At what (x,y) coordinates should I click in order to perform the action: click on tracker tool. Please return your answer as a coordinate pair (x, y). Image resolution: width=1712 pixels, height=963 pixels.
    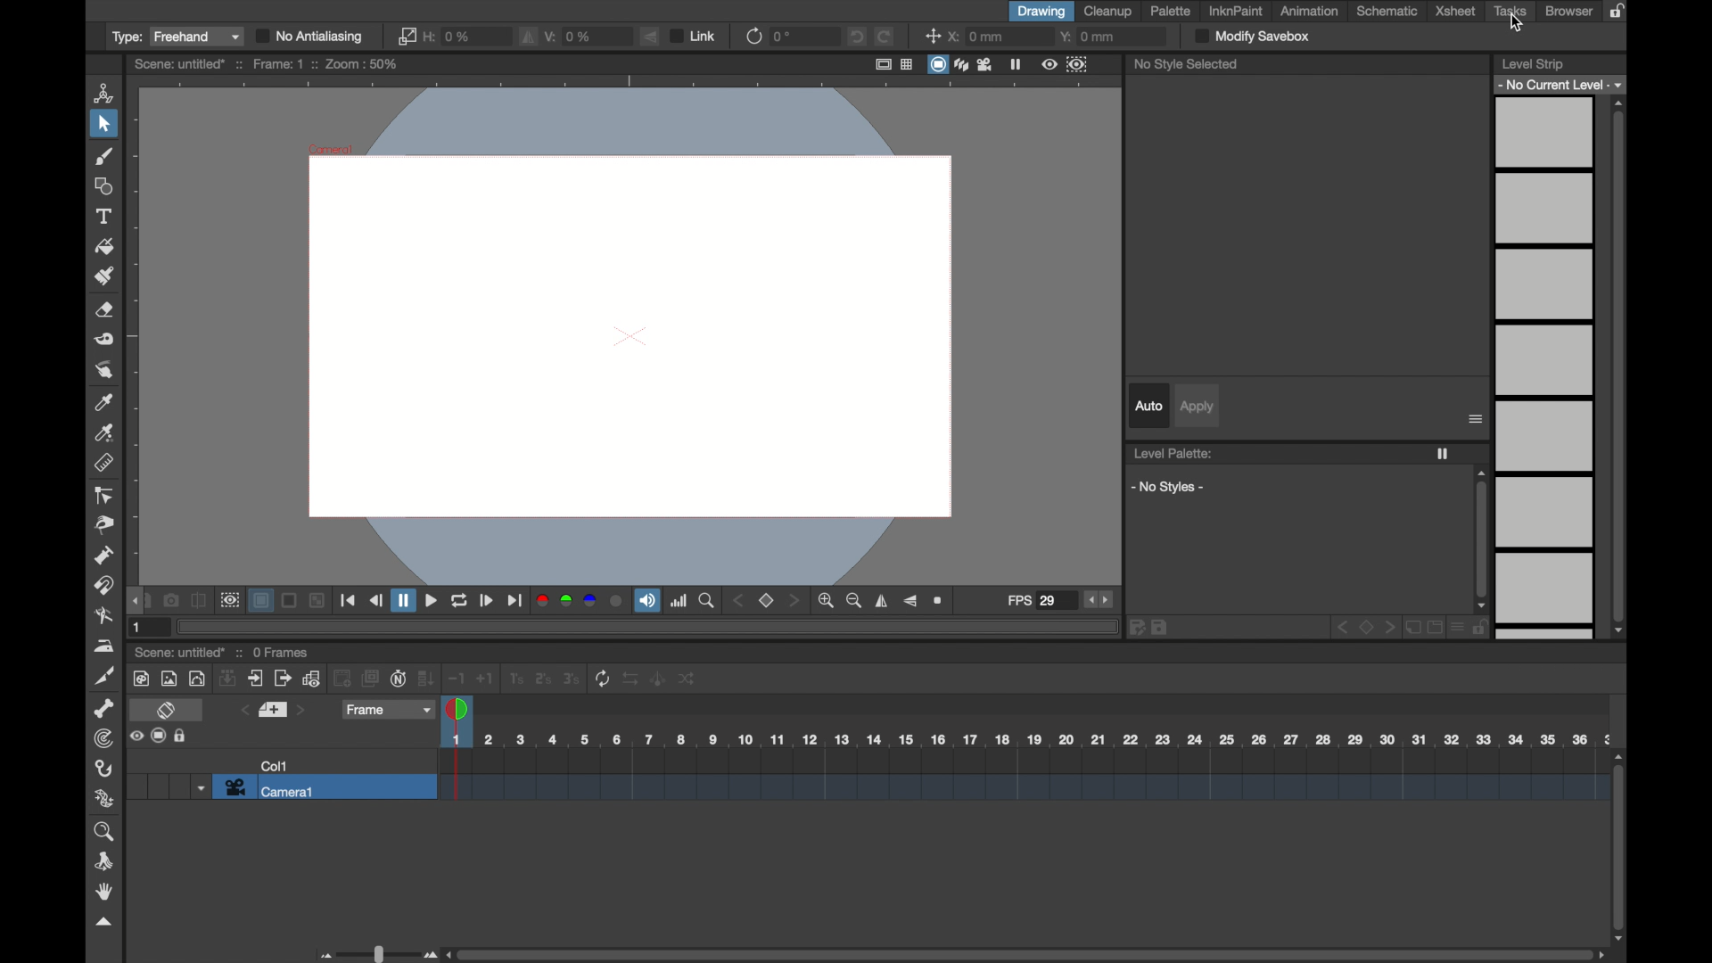
    Looking at the image, I should click on (105, 739).